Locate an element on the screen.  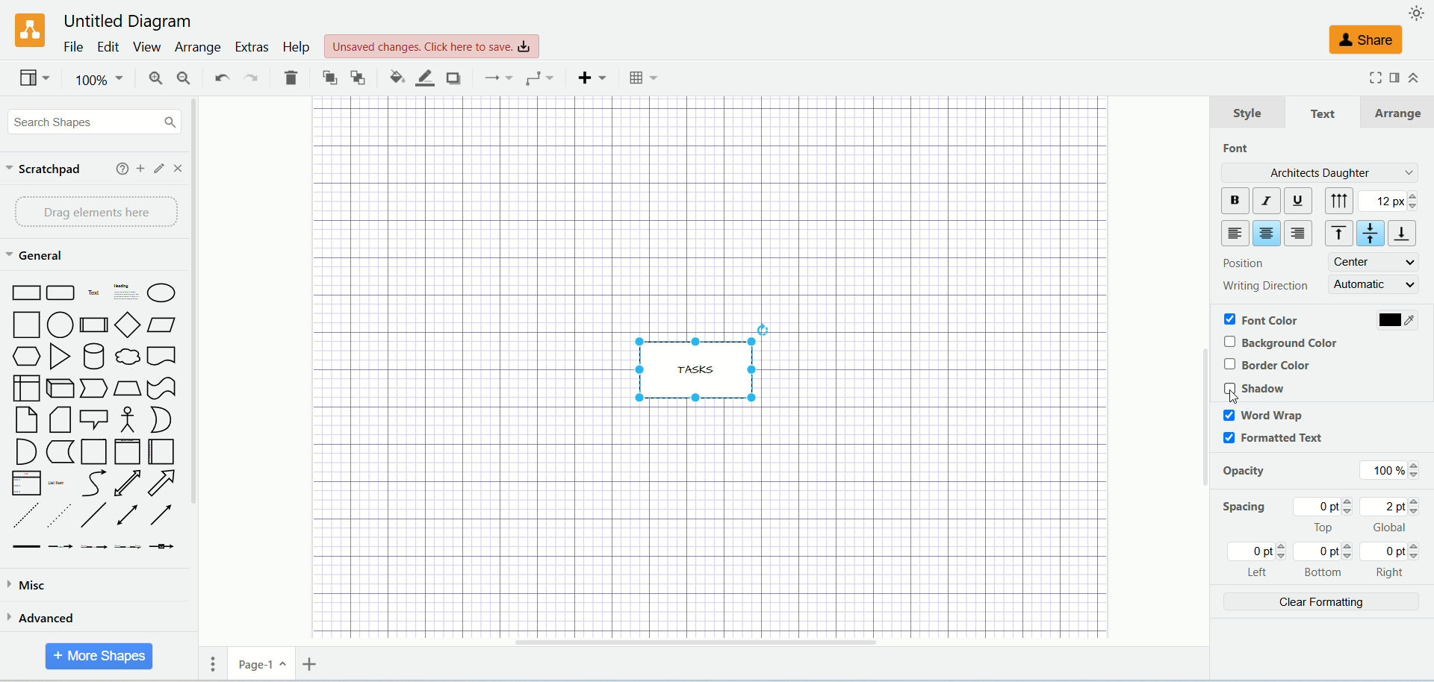
font is located at coordinates (1239, 148).